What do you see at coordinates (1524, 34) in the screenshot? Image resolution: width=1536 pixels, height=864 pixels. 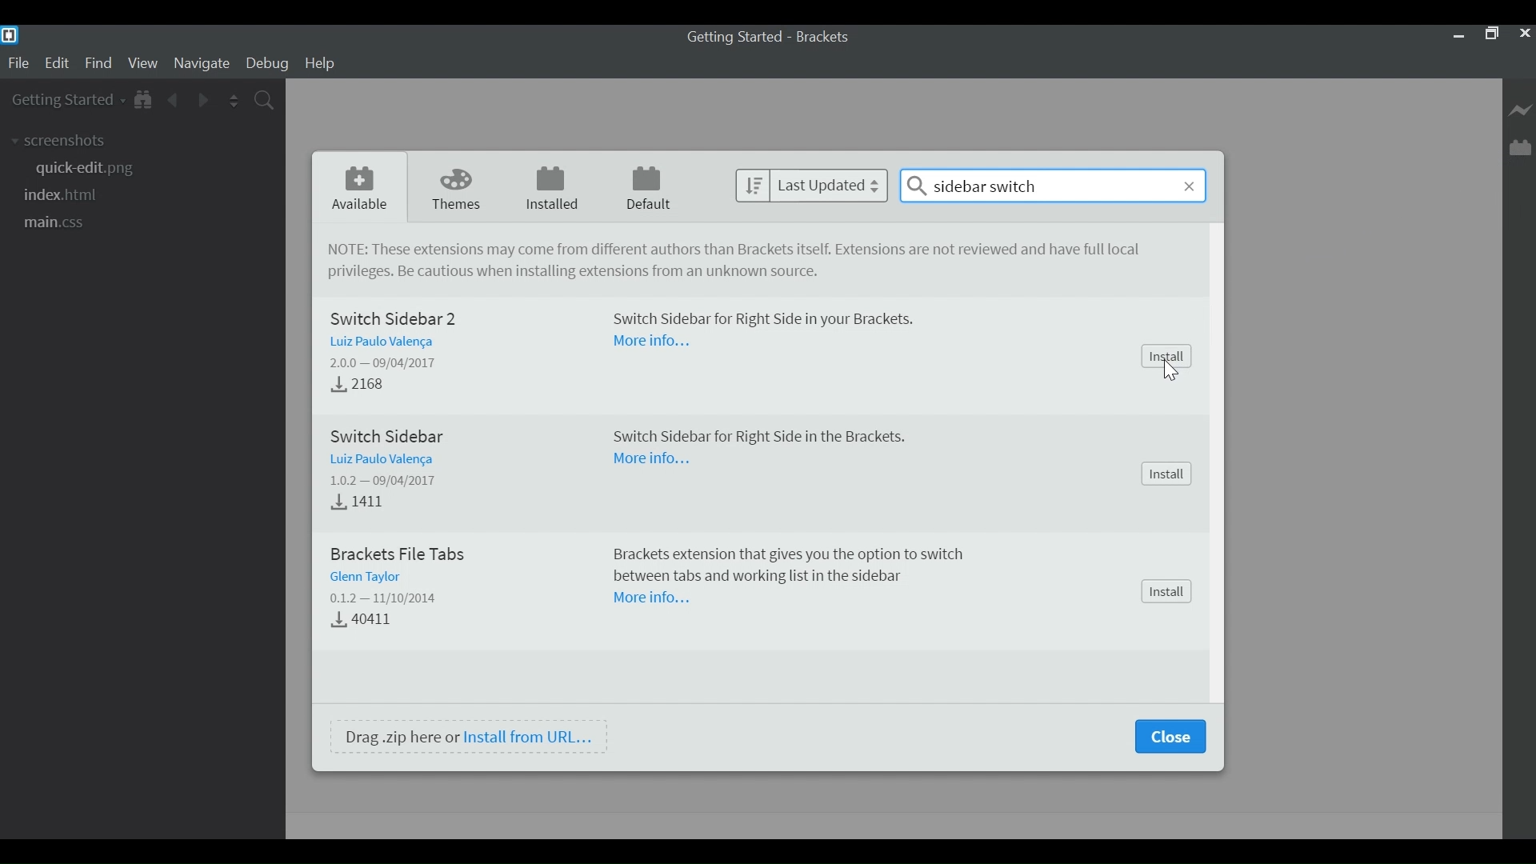 I see `Close` at bounding box center [1524, 34].